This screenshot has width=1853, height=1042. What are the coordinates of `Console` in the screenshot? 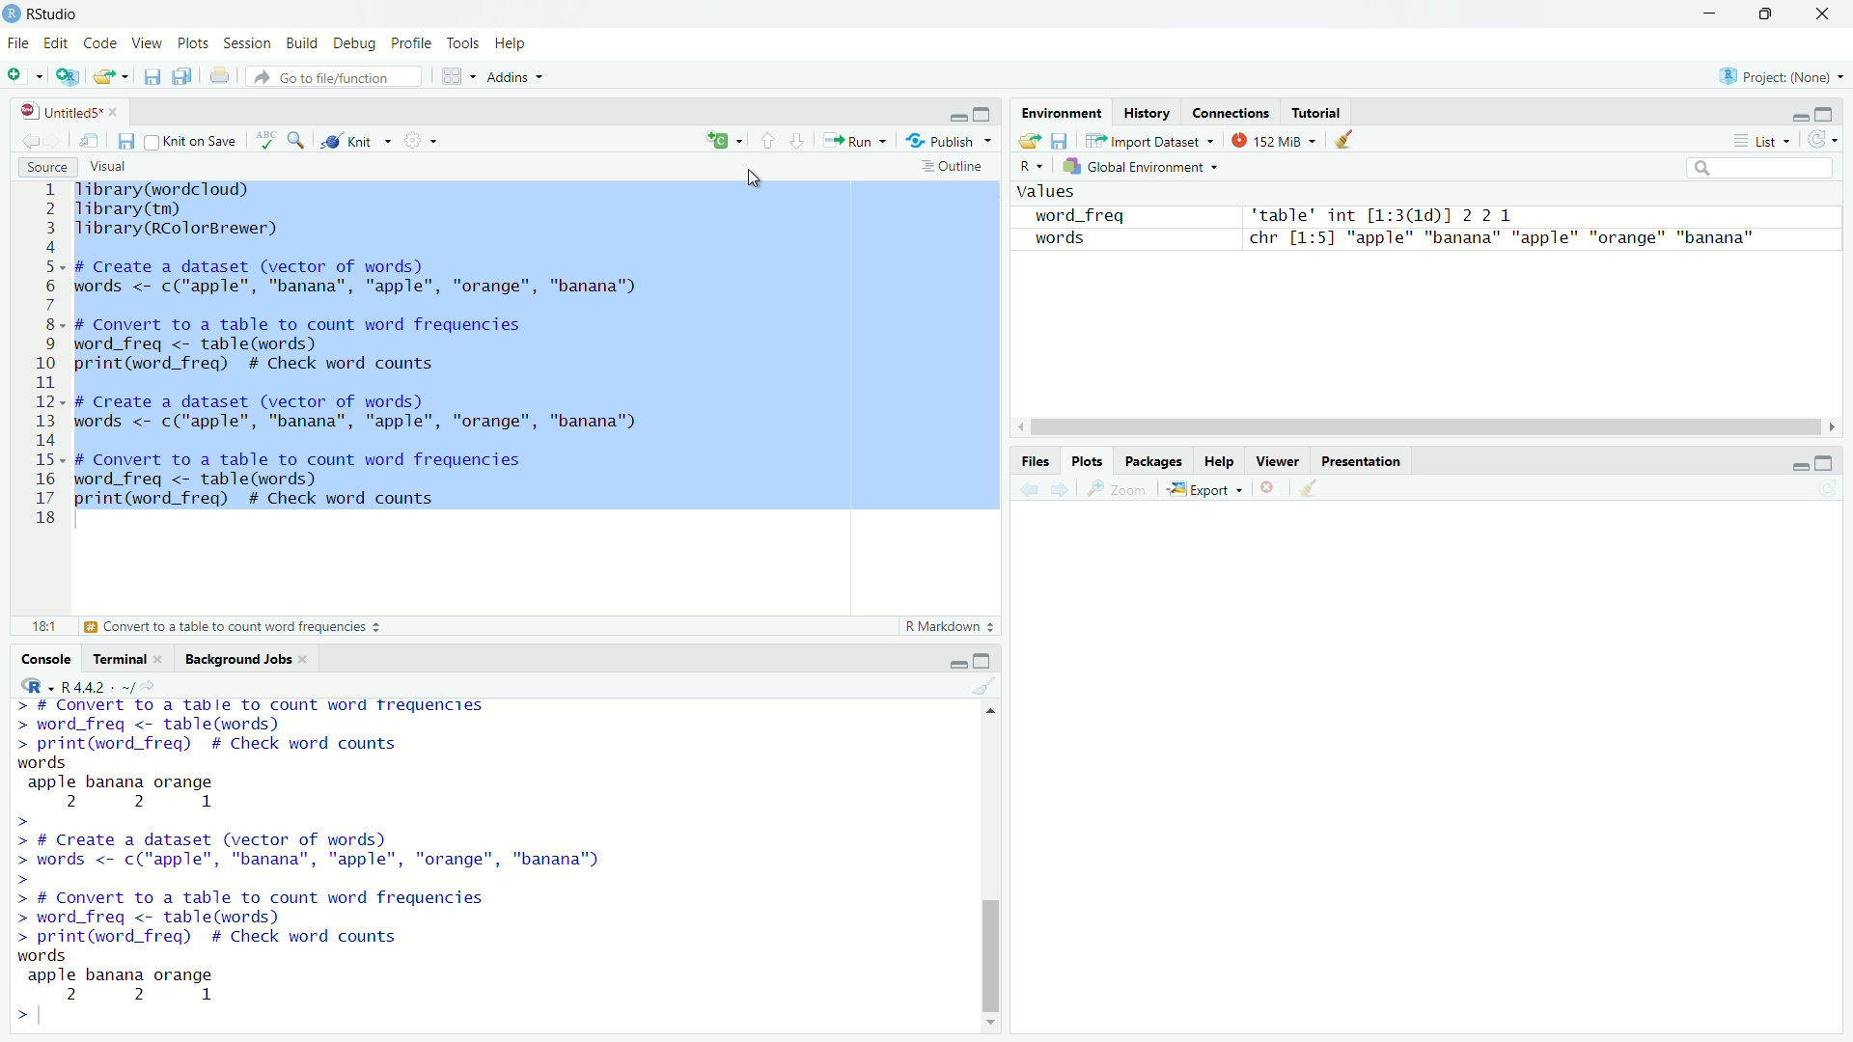 It's located at (41, 658).